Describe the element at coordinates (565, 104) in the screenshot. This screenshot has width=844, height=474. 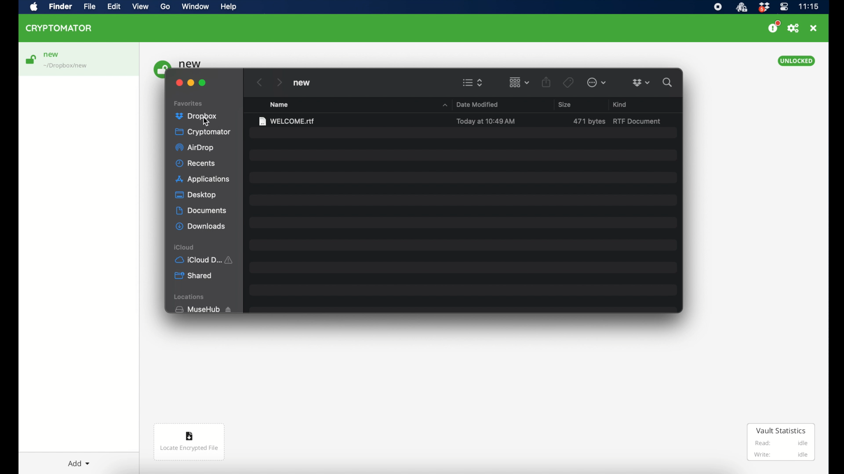
I see `size` at that location.